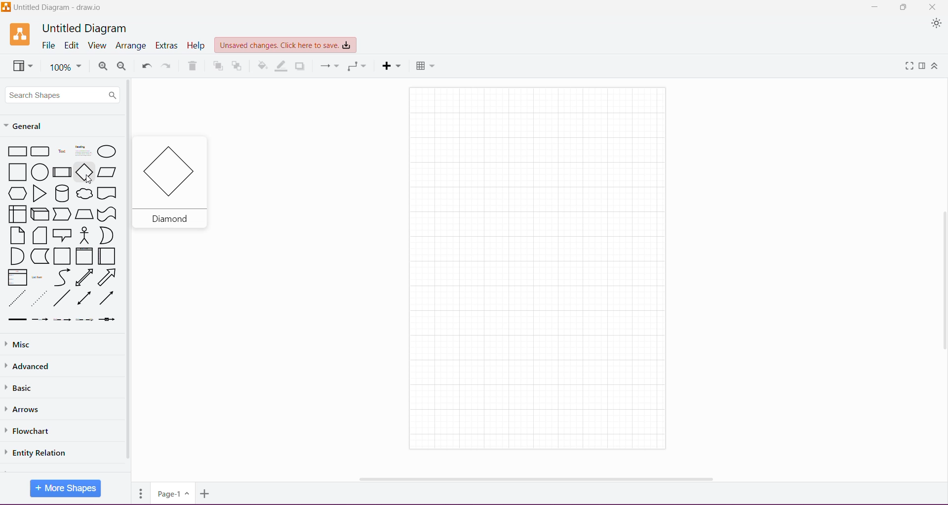 The height and width of the screenshot is (505, 948). What do you see at coordinates (425, 66) in the screenshot?
I see `Table` at bounding box center [425, 66].